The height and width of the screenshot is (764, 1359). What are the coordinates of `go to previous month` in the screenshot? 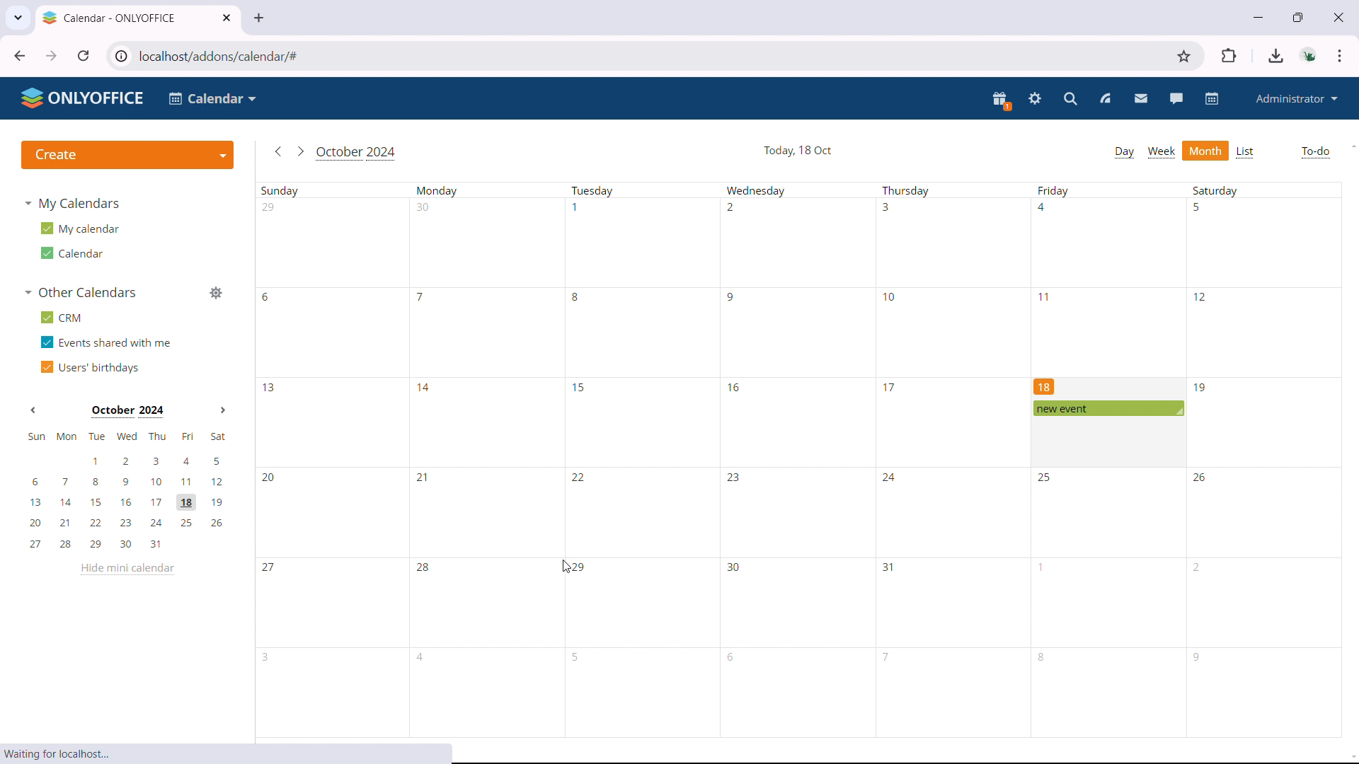 It's located at (277, 152).